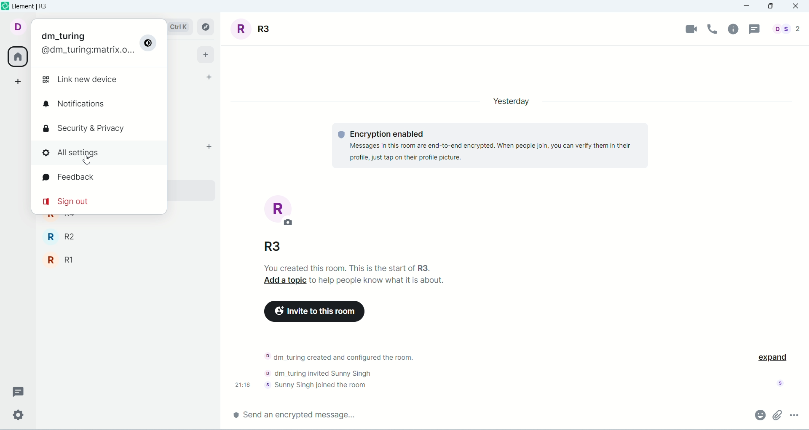 The height and width of the screenshot is (430, 809). I want to click on settings, so click(19, 415).